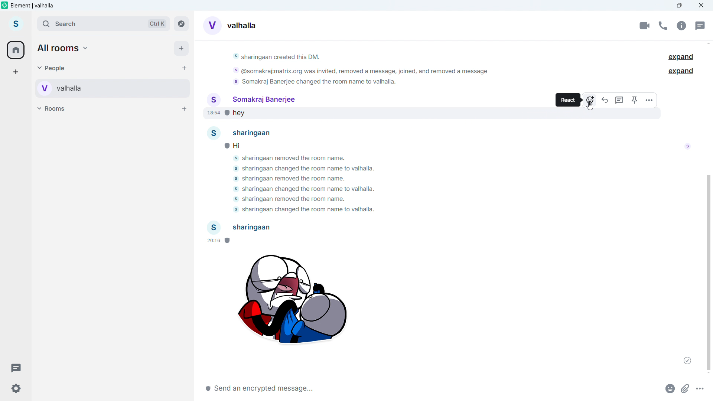 The width and height of the screenshot is (713, 401). What do you see at coordinates (358, 58) in the screenshot?
I see `sharingaan created this dm` at bounding box center [358, 58].